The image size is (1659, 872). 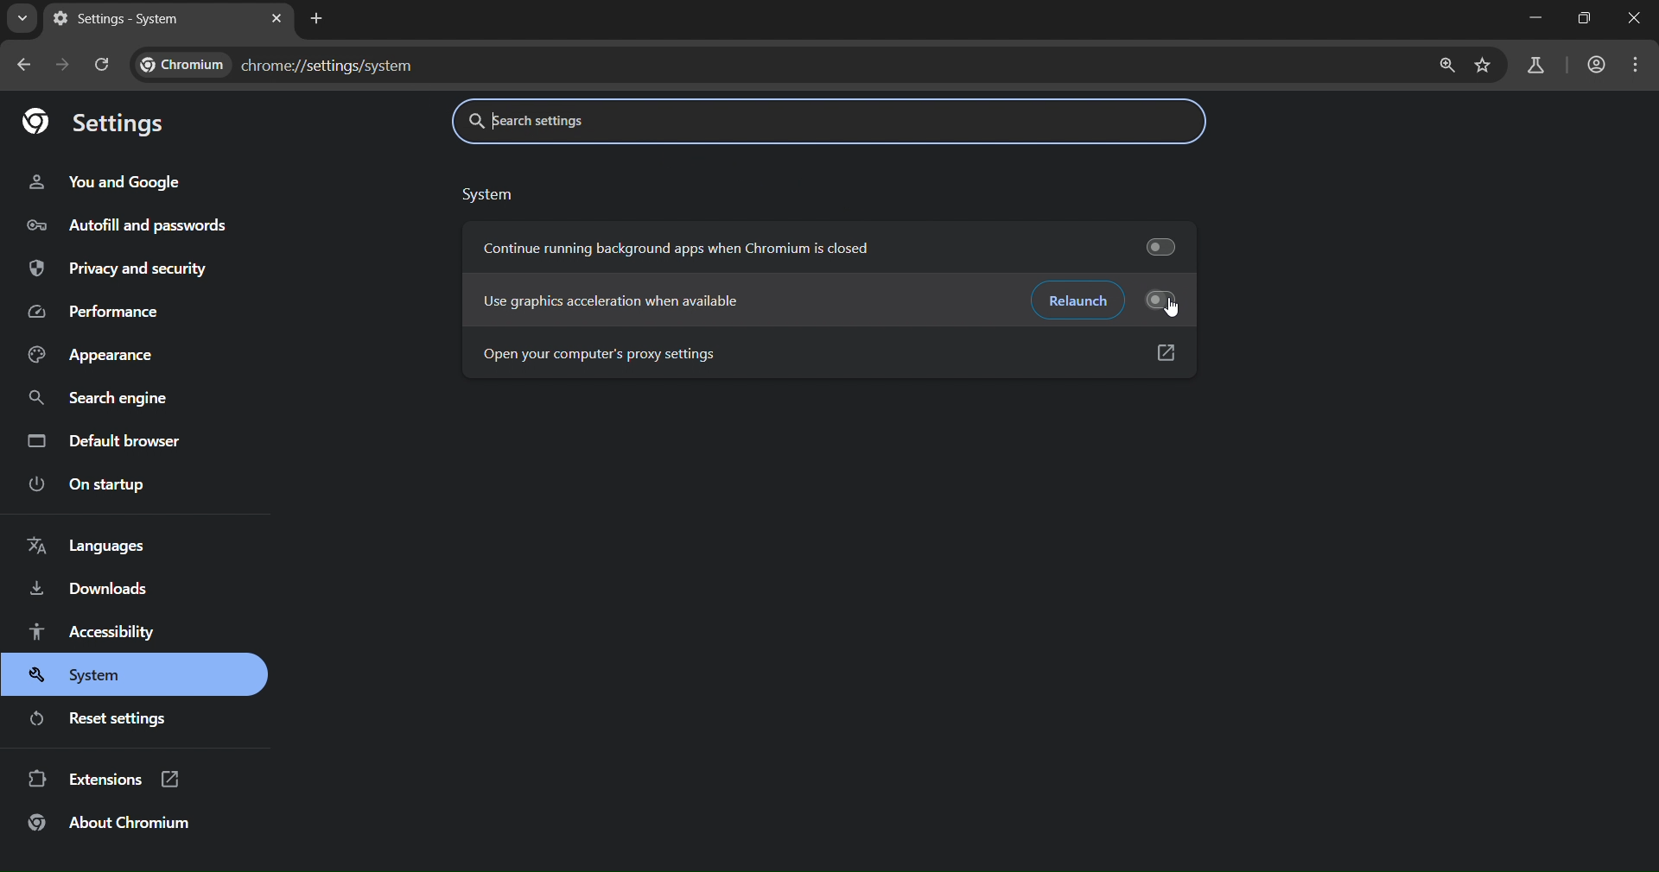 I want to click on search engine, so click(x=97, y=399).